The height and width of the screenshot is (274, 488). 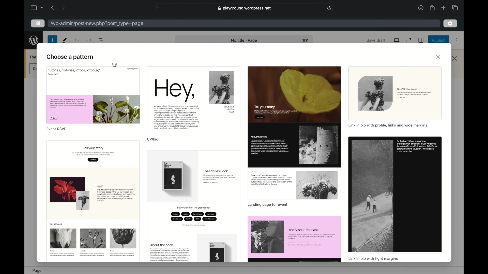 What do you see at coordinates (34, 69) in the screenshot?
I see `obscure button` at bounding box center [34, 69].